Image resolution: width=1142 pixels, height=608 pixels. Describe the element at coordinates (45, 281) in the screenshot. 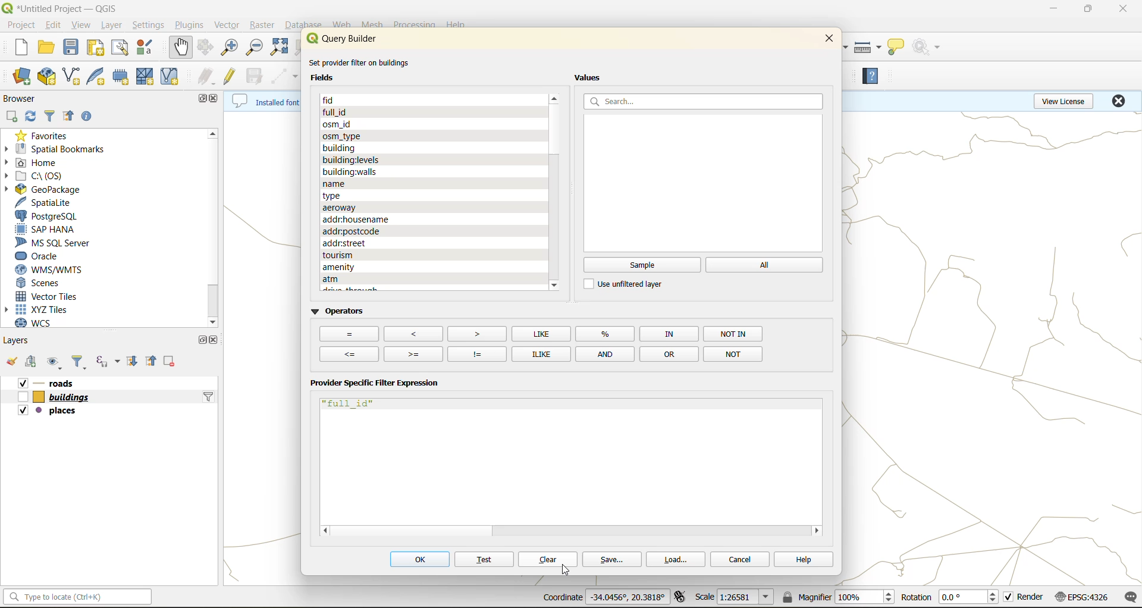

I see `scenes` at that location.